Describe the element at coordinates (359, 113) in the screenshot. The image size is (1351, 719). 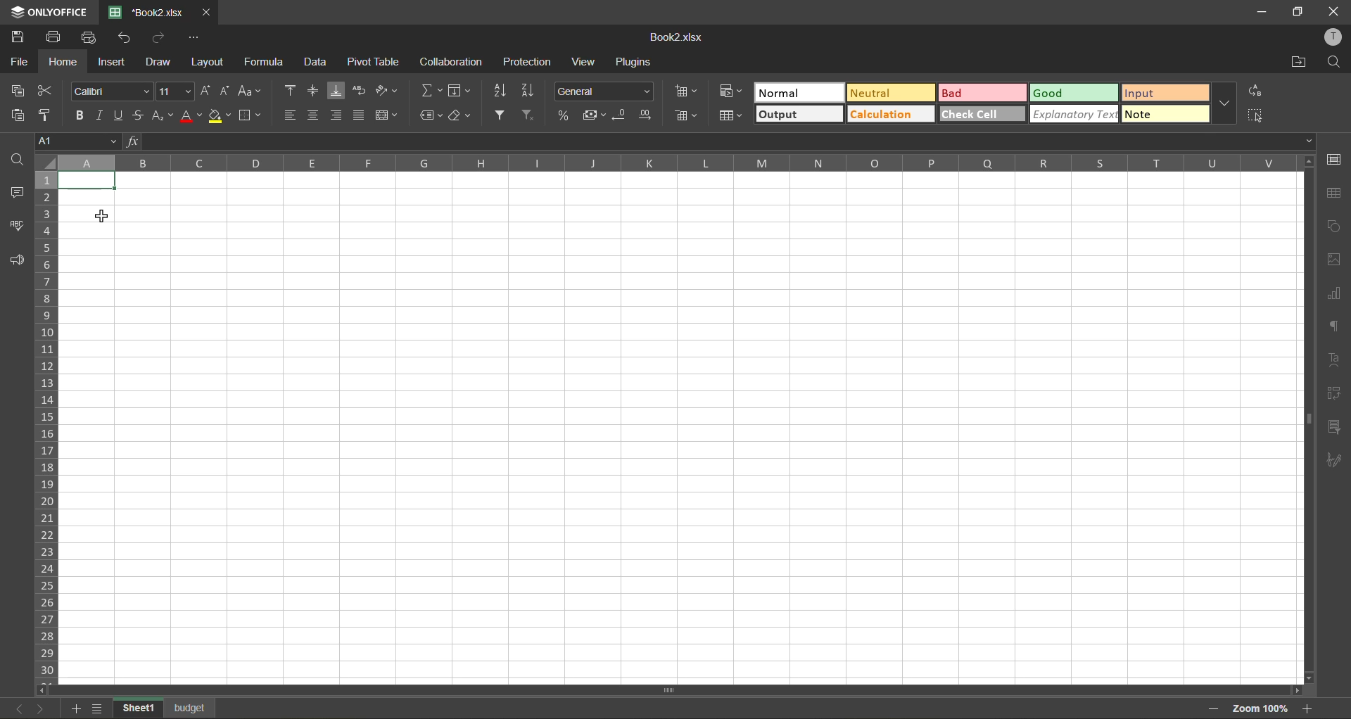
I see `justified` at that location.